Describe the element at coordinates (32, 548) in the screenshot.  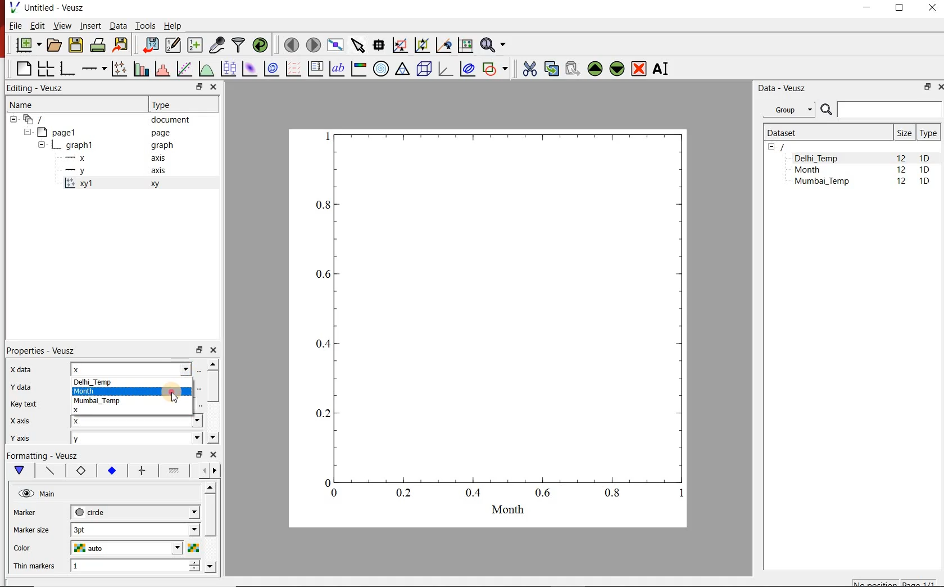
I see `color` at that location.